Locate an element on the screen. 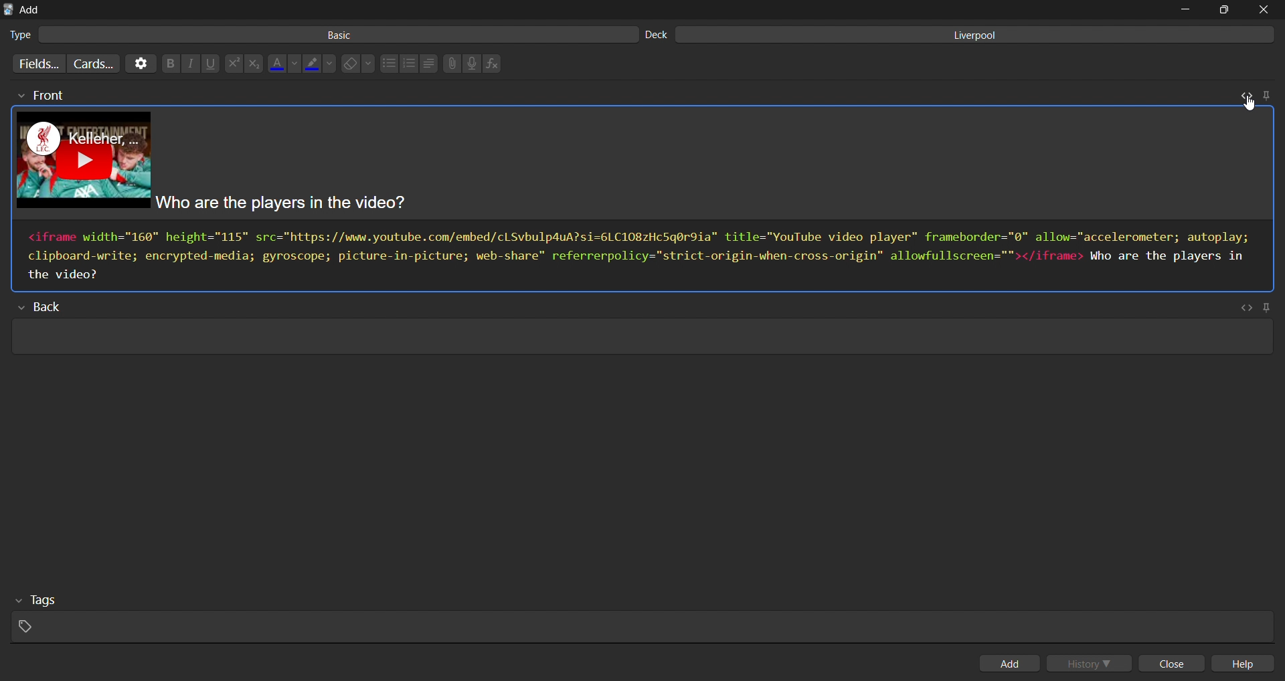 The image size is (1285, 681). toggle html editor is located at coordinates (1244, 94).